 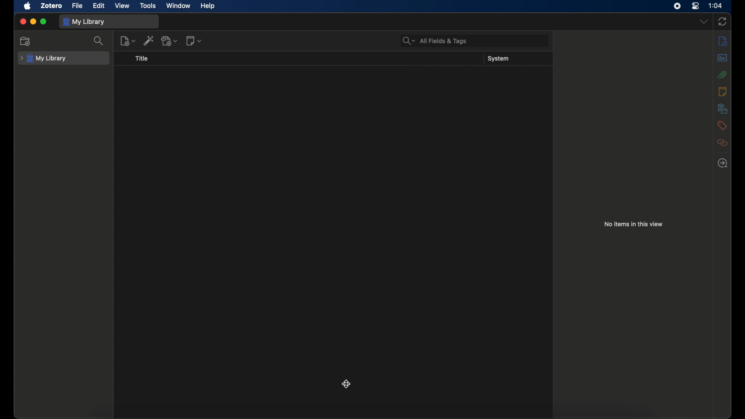 I want to click on window, so click(x=178, y=6).